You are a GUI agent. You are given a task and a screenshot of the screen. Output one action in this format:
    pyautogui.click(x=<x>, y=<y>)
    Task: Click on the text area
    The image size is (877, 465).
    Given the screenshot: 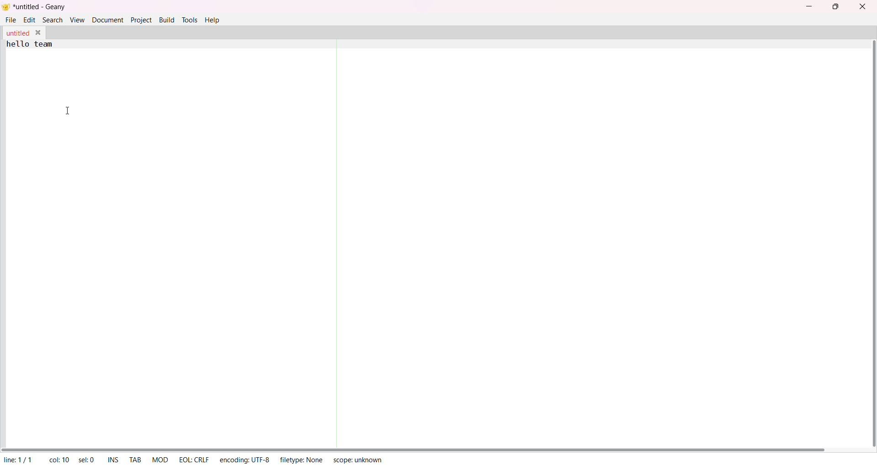 What is the action you would take?
    pyautogui.click(x=434, y=251)
    